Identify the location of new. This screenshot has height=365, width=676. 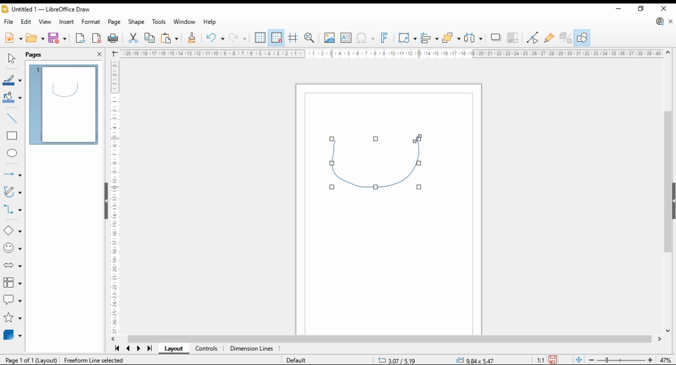
(13, 39).